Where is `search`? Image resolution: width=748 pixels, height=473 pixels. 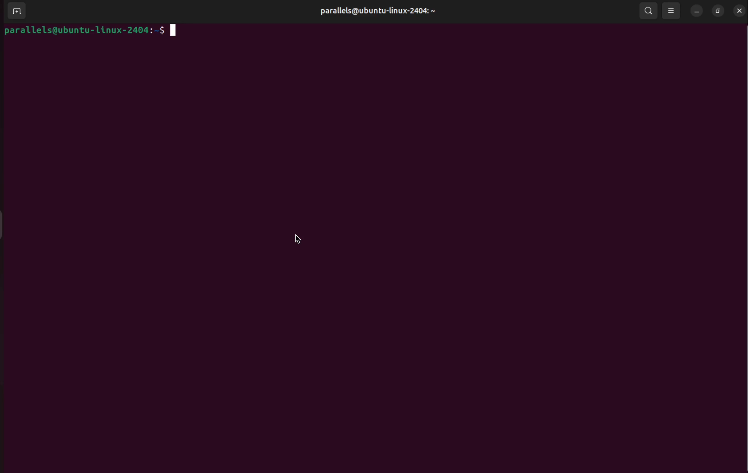 search is located at coordinates (648, 12).